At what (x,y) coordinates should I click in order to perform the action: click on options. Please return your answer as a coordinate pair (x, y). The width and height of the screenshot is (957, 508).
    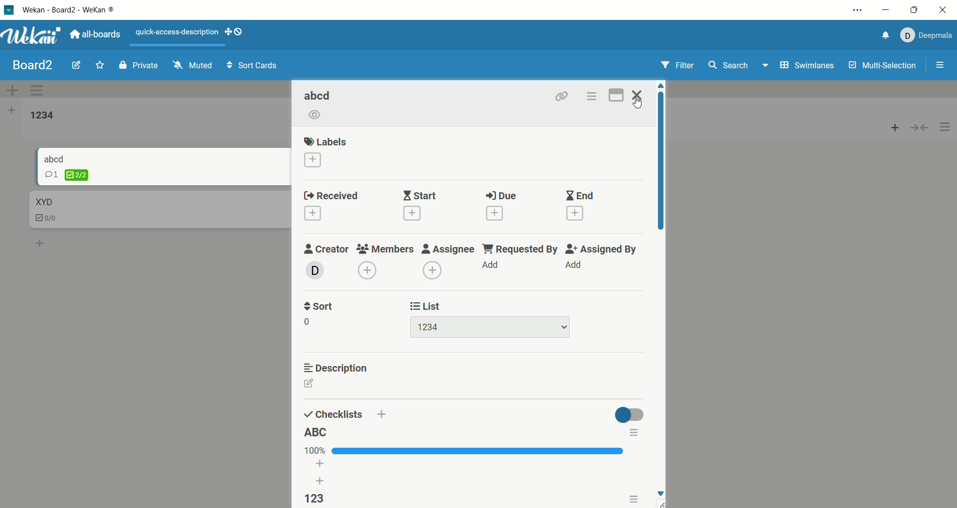
    Looking at the image, I should click on (595, 96).